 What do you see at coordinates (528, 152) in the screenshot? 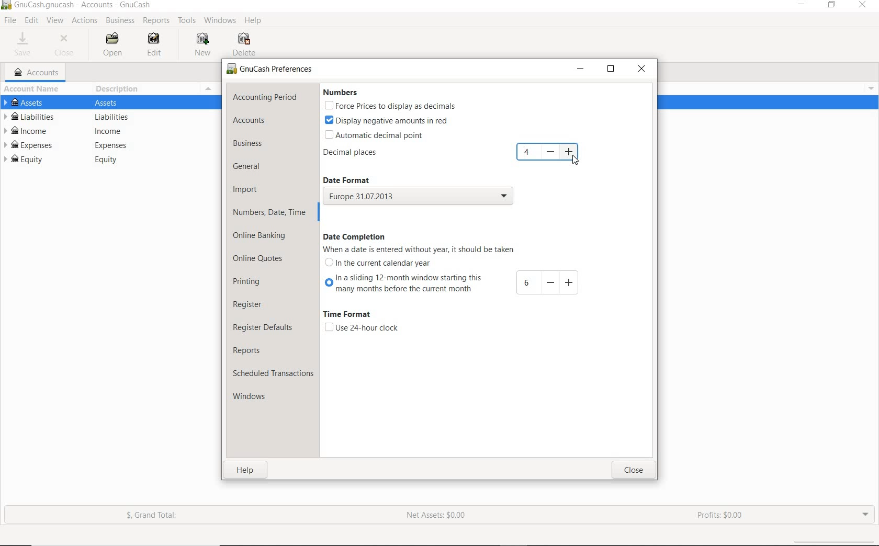
I see `add decimal place` at bounding box center [528, 152].